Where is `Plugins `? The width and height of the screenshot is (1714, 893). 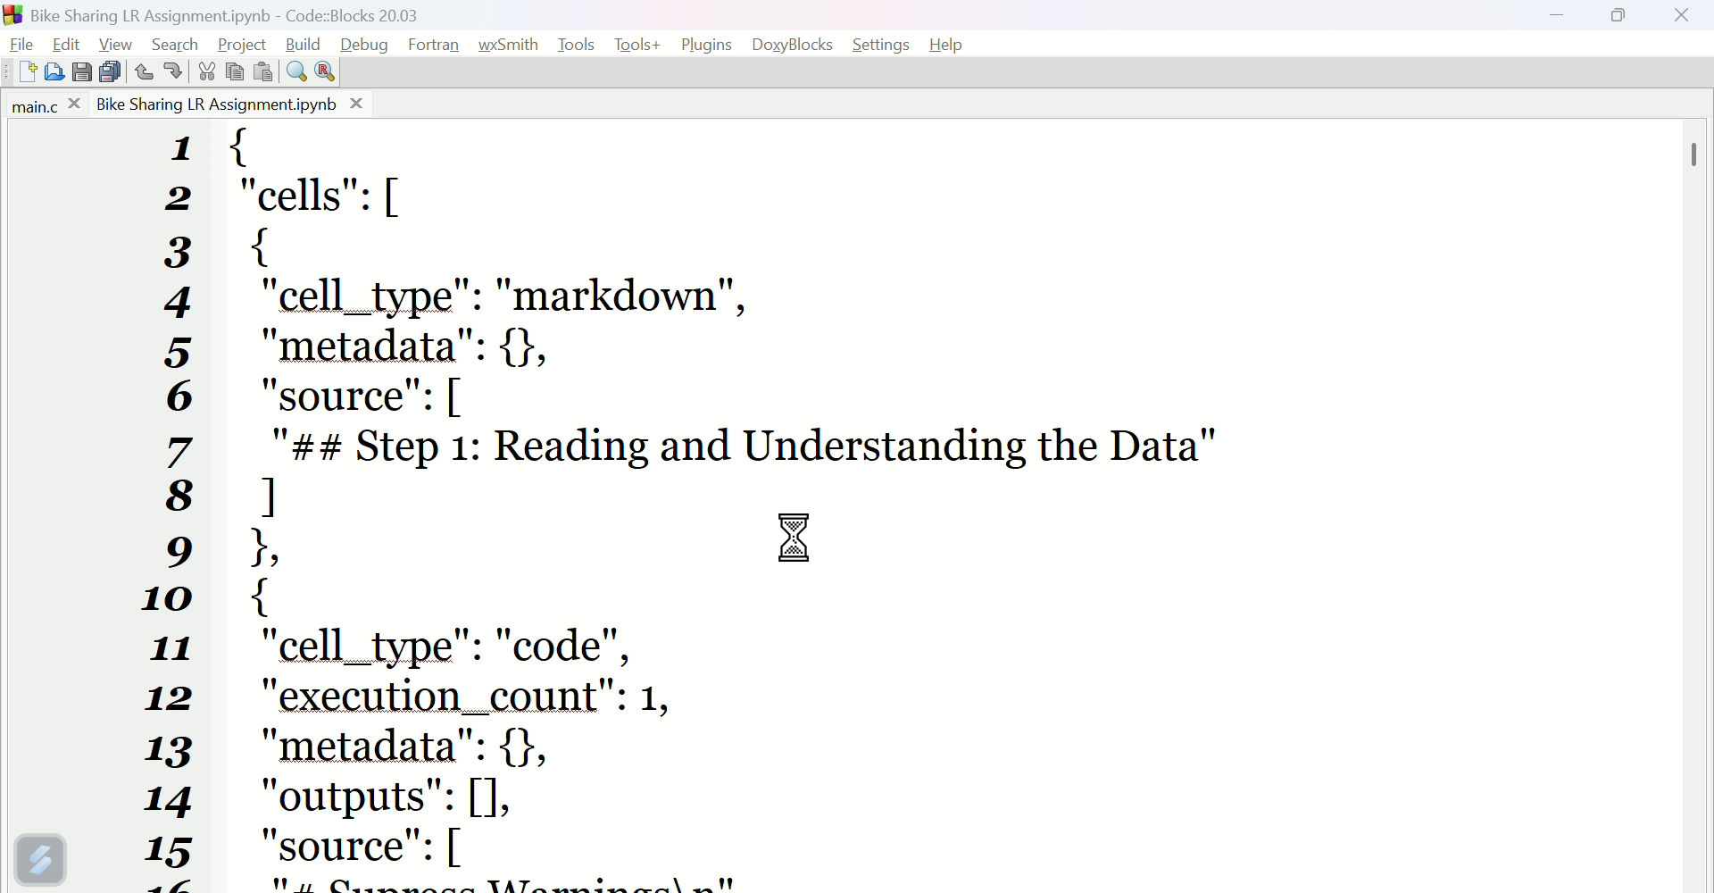 Plugins  is located at coordinates (705, 44).